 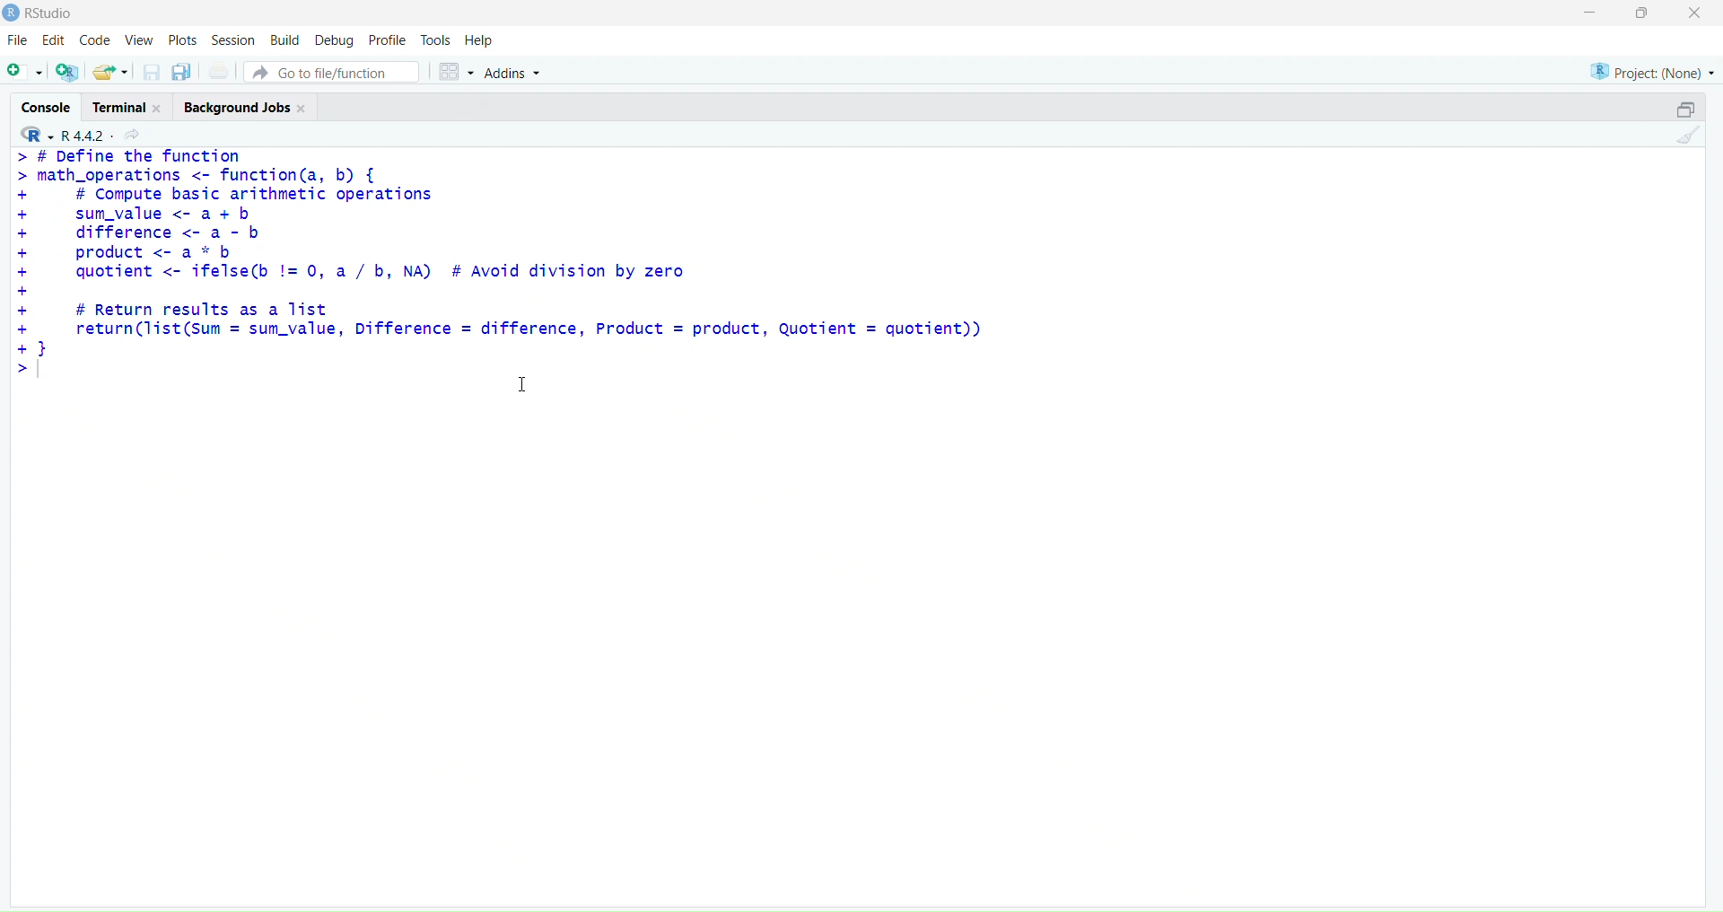 What do you see at coordinates (180, 70) in the screenshot?
I see `Save all open documents (Ctrl + Alt + S)` at bounding box center [180, 70].